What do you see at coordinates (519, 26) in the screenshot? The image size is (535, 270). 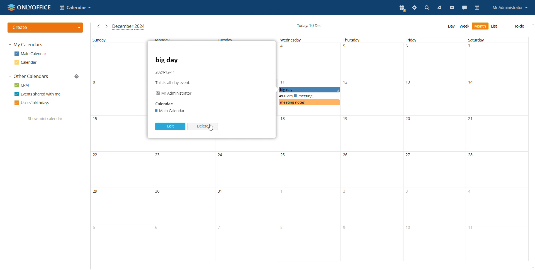 I see `to-do` at bounding box center [519, 26].